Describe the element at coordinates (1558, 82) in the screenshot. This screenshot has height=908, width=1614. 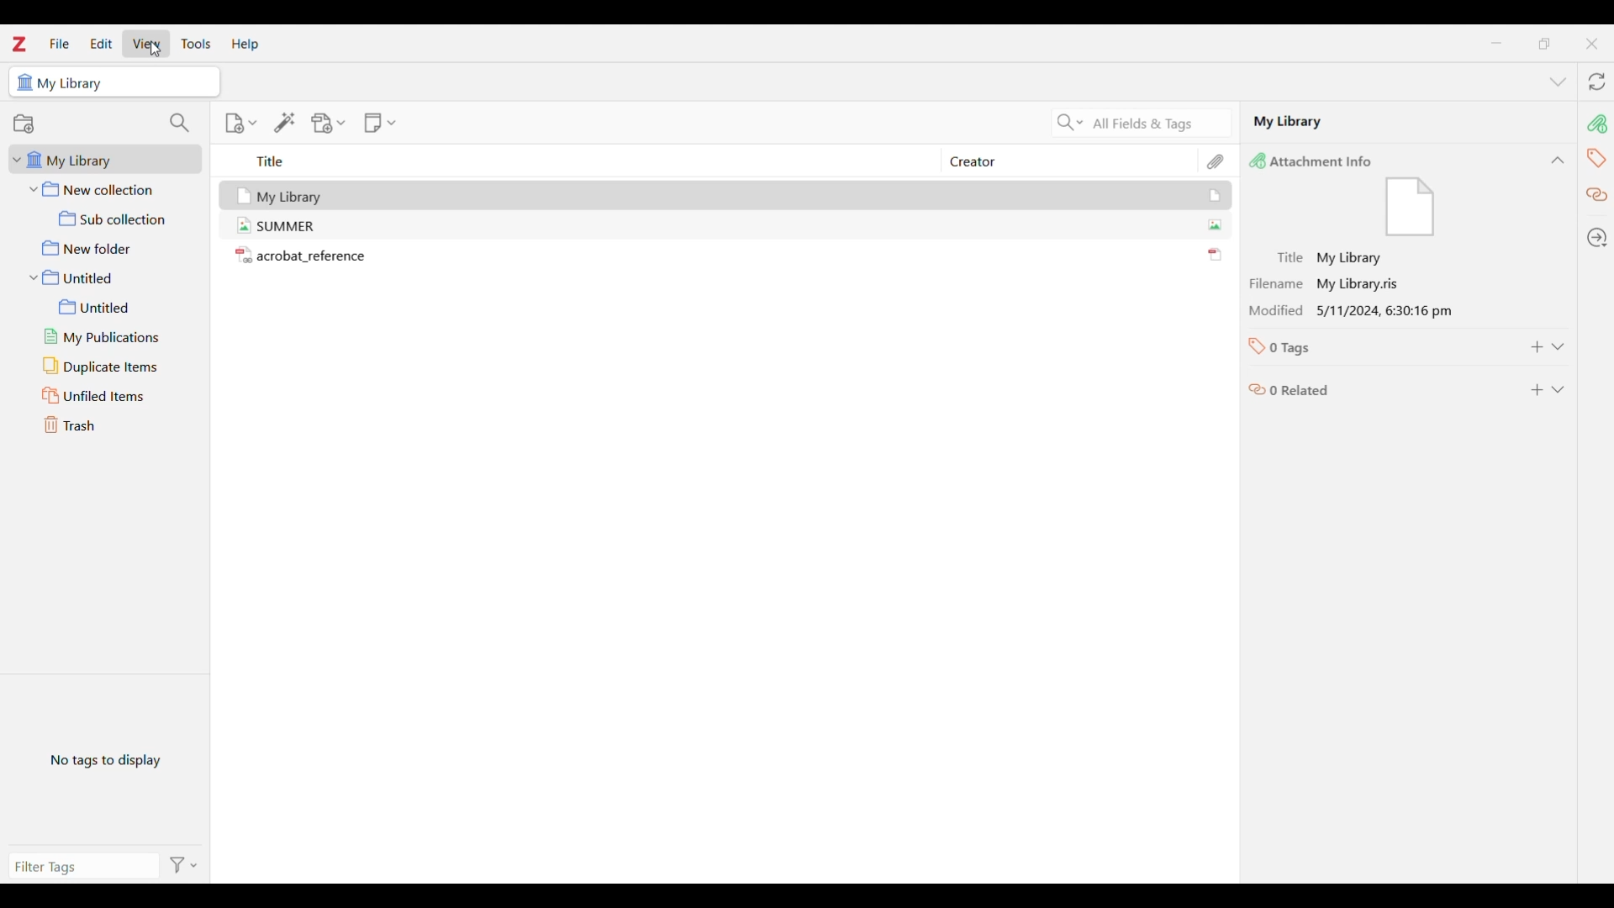
I see `List all tabs` at that location.